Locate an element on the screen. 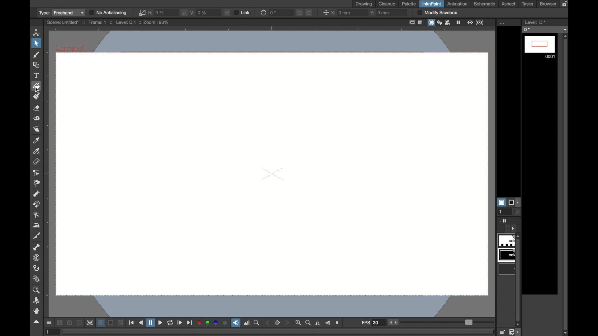  layers is located at coordinates (440, 22).